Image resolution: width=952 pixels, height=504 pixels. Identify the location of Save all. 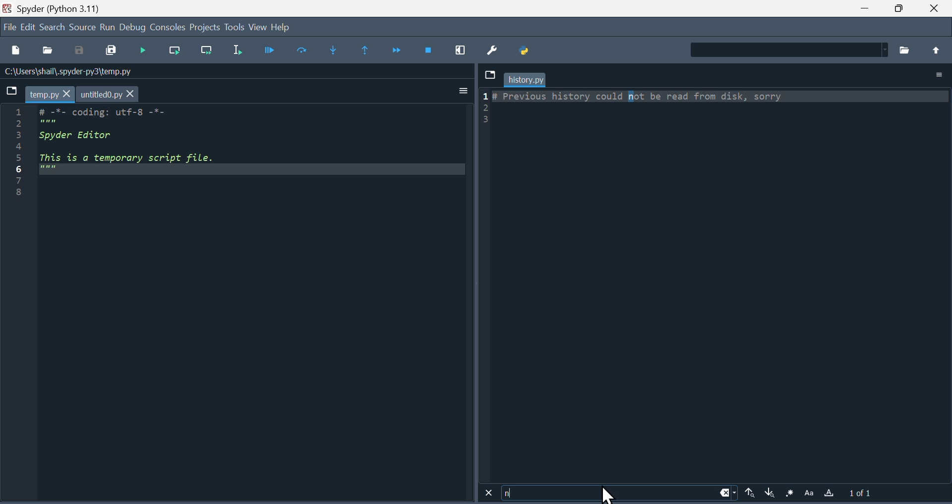
(114, 50).